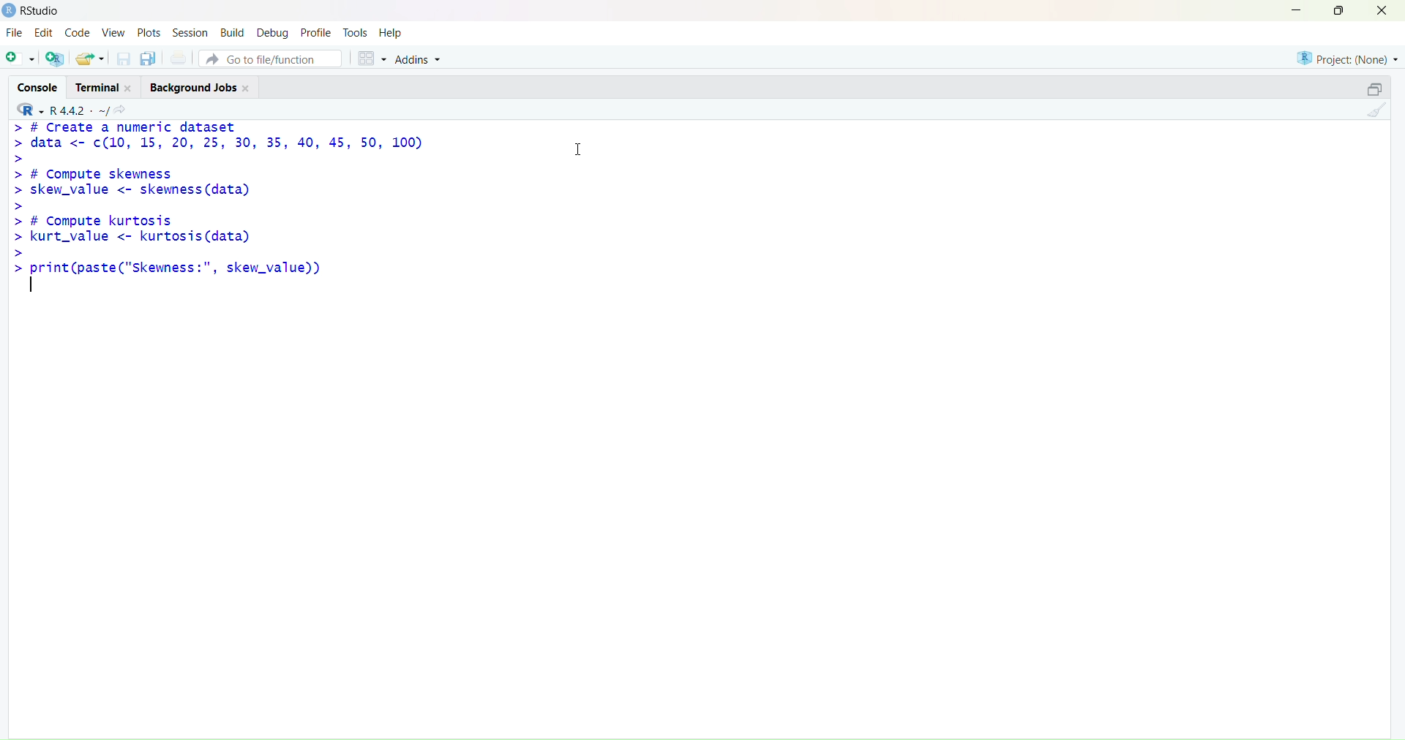 The width and height of the screenshot is (1405, 740). I want to click on Background Jobs, so click(203, 87).